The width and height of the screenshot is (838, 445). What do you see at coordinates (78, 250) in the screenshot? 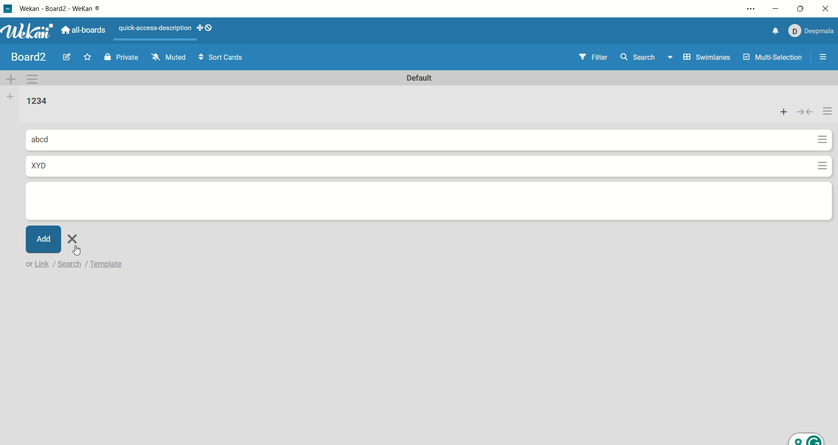
I see `cursor` at bounding box center [78, 250].